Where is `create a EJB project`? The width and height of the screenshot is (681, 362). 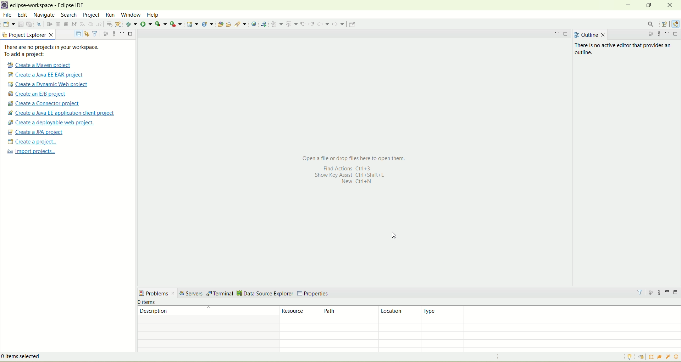
create a EJB project is located at coordinates (39, 94).